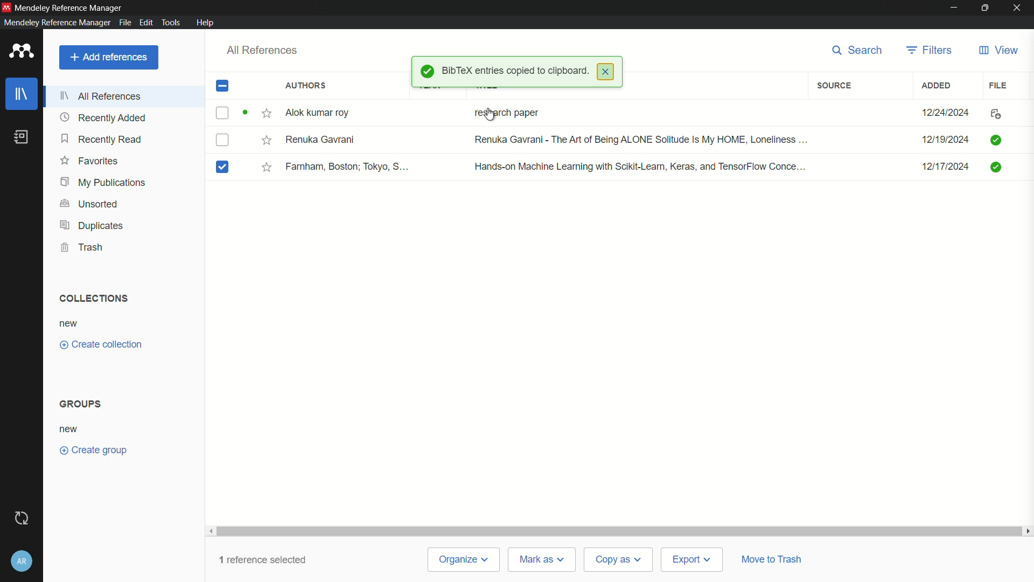 The height and width of the screenshot is (582, 1034). Describe the element at coordinates (263, 50) in the screenshot. I see `all references` at that location.